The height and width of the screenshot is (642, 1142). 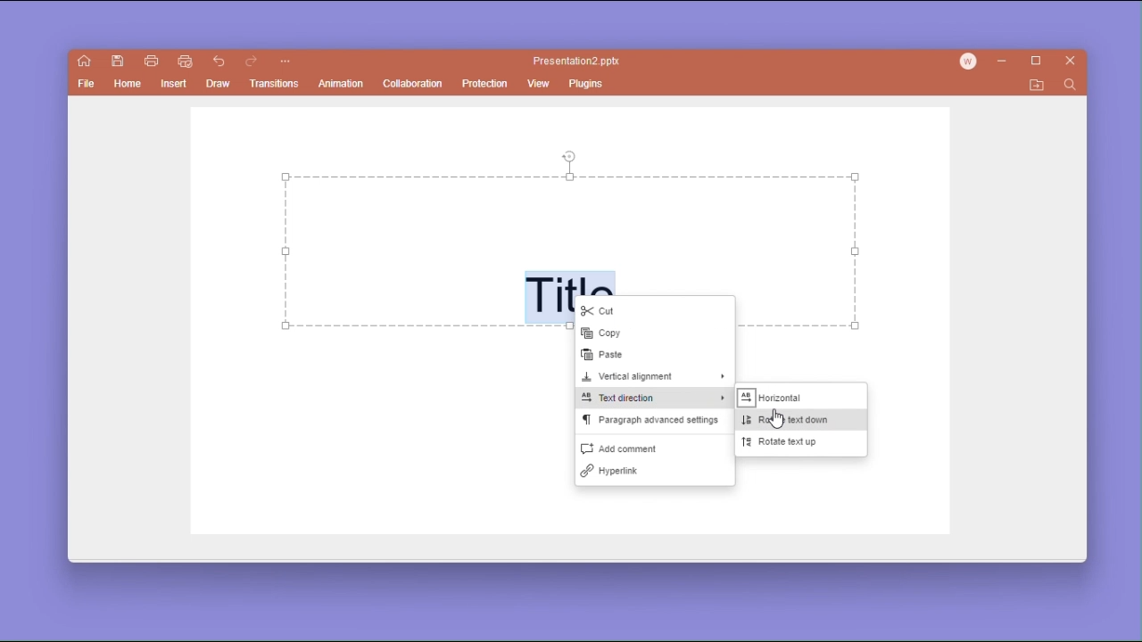 What do you see at coordinates (1005, 62) in the screenshot?
I see `minimize` at bounding box center [1005, 62].